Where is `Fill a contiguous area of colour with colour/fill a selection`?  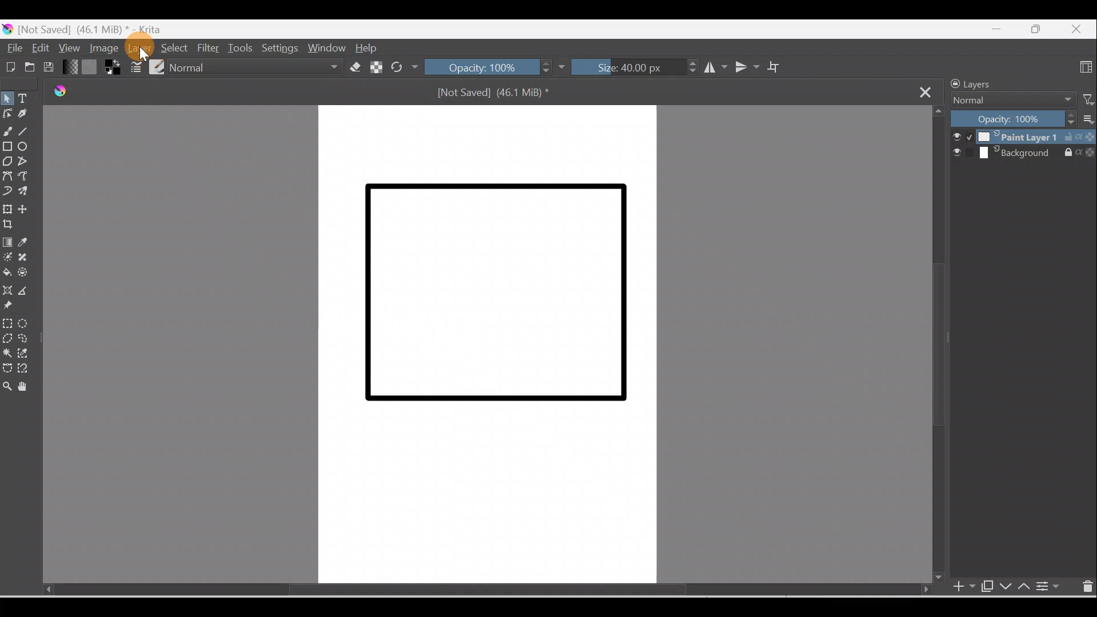 Fill a contiguous area of colour with colour/fill a selection is located at coordinates (7, 273).